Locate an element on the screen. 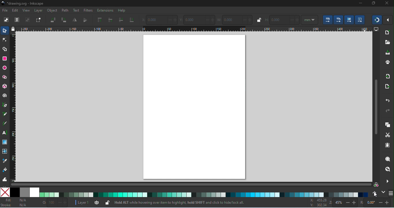 The width and height of the screenshot is (394, 208). deselect is located at coordinates (27, 20).